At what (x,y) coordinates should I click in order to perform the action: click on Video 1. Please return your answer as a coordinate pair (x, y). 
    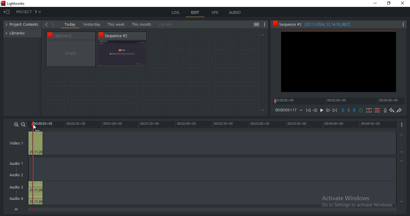
    Looking at the image, I should click on (16, 144).